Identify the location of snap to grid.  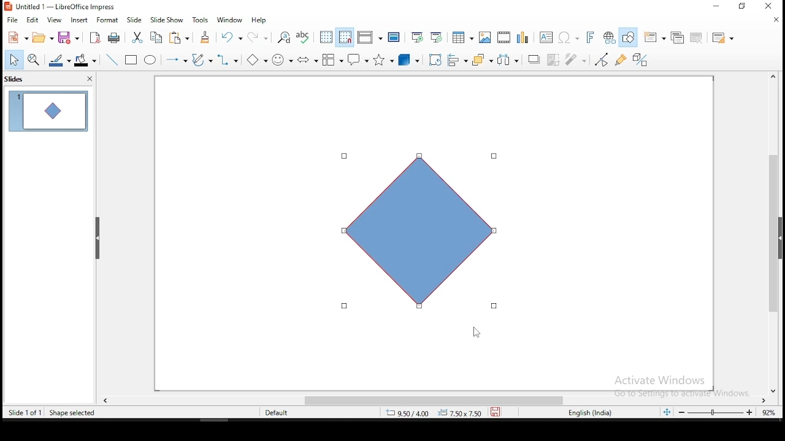
(345, 37).